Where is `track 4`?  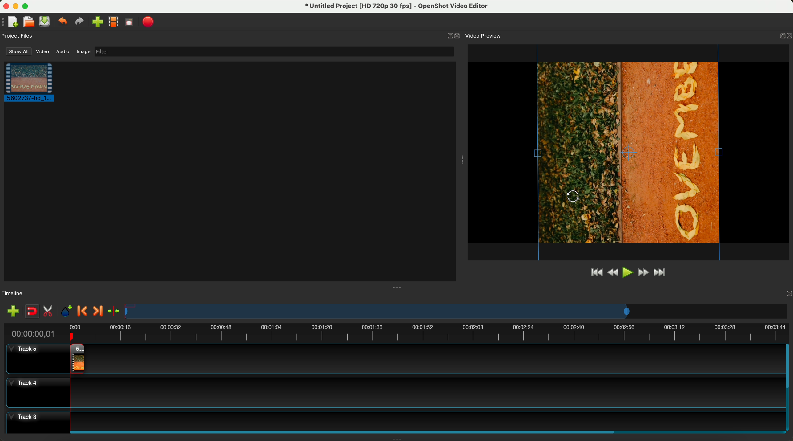 track 4 is located at coordinates (393, 394).